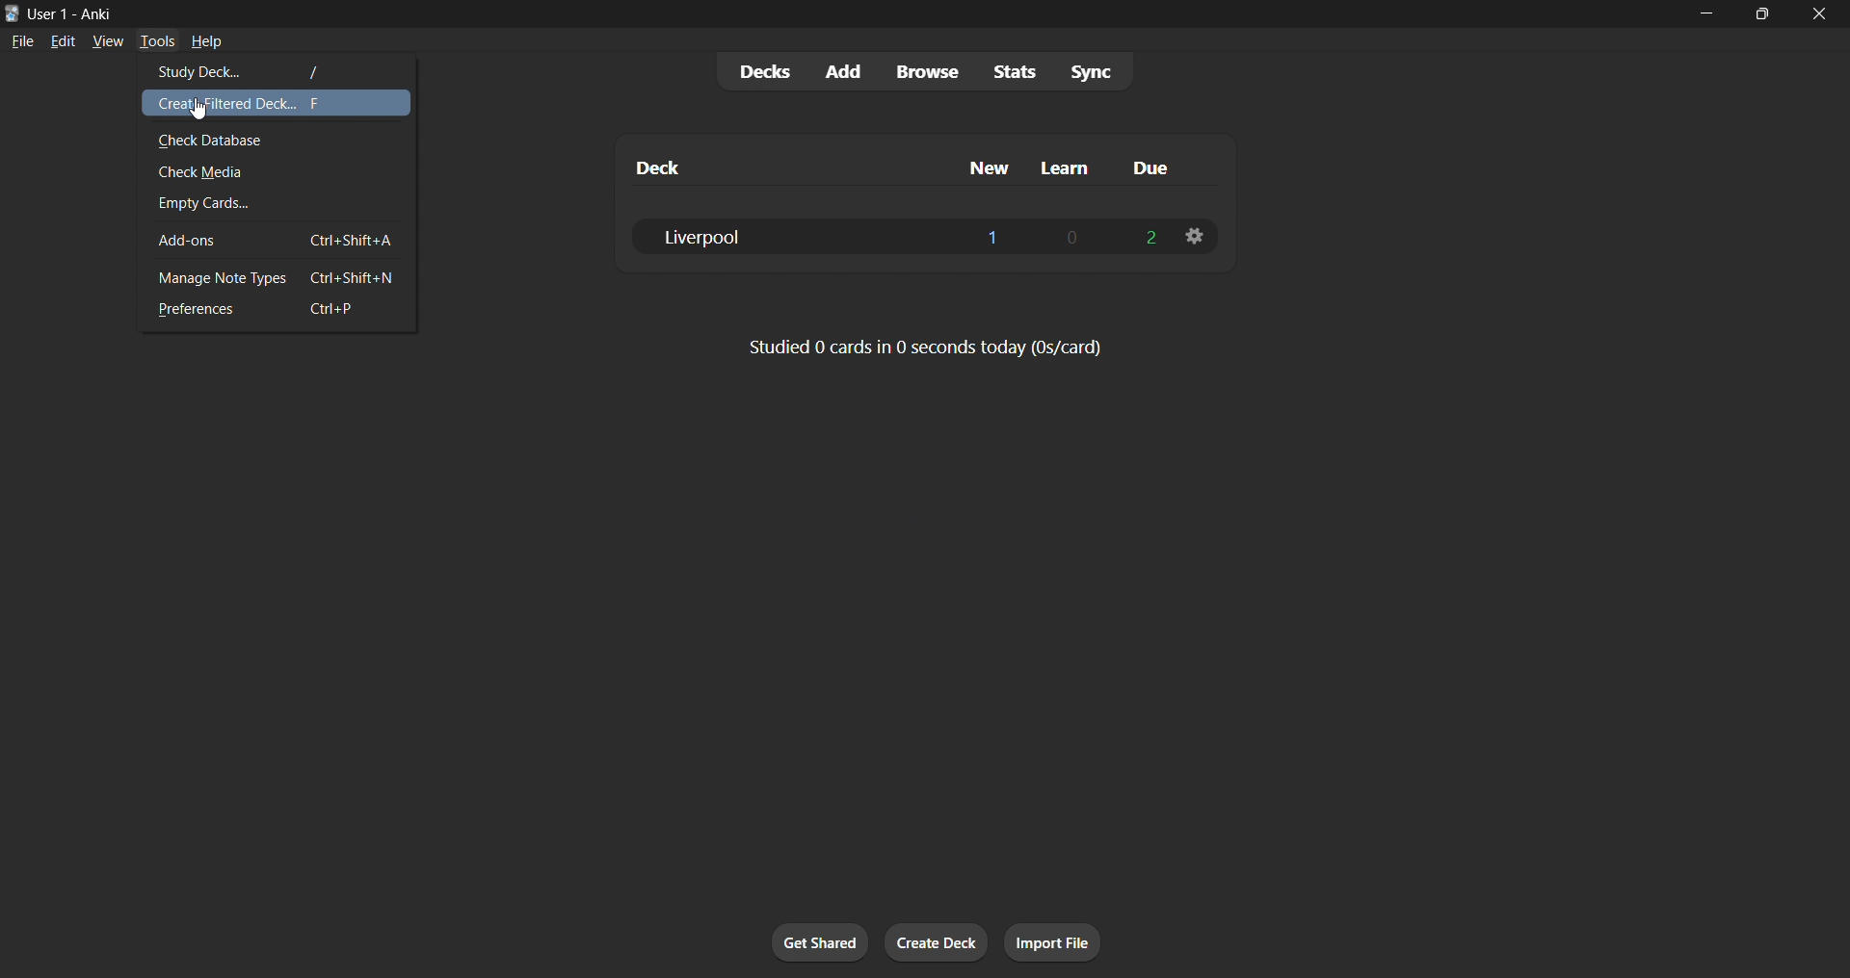 The image size is (1850, 978). I want to click on 1, so click(994, 238).